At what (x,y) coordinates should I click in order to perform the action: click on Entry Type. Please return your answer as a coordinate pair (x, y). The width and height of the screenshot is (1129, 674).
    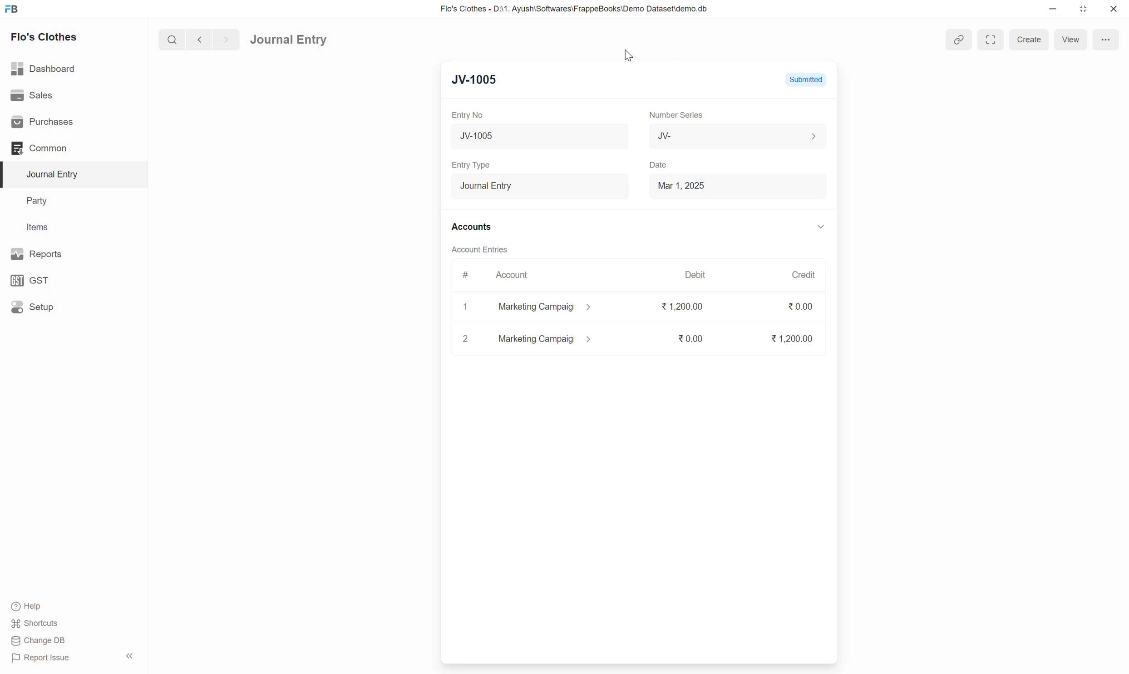
    Looking at the image, I should click on (474, 165).